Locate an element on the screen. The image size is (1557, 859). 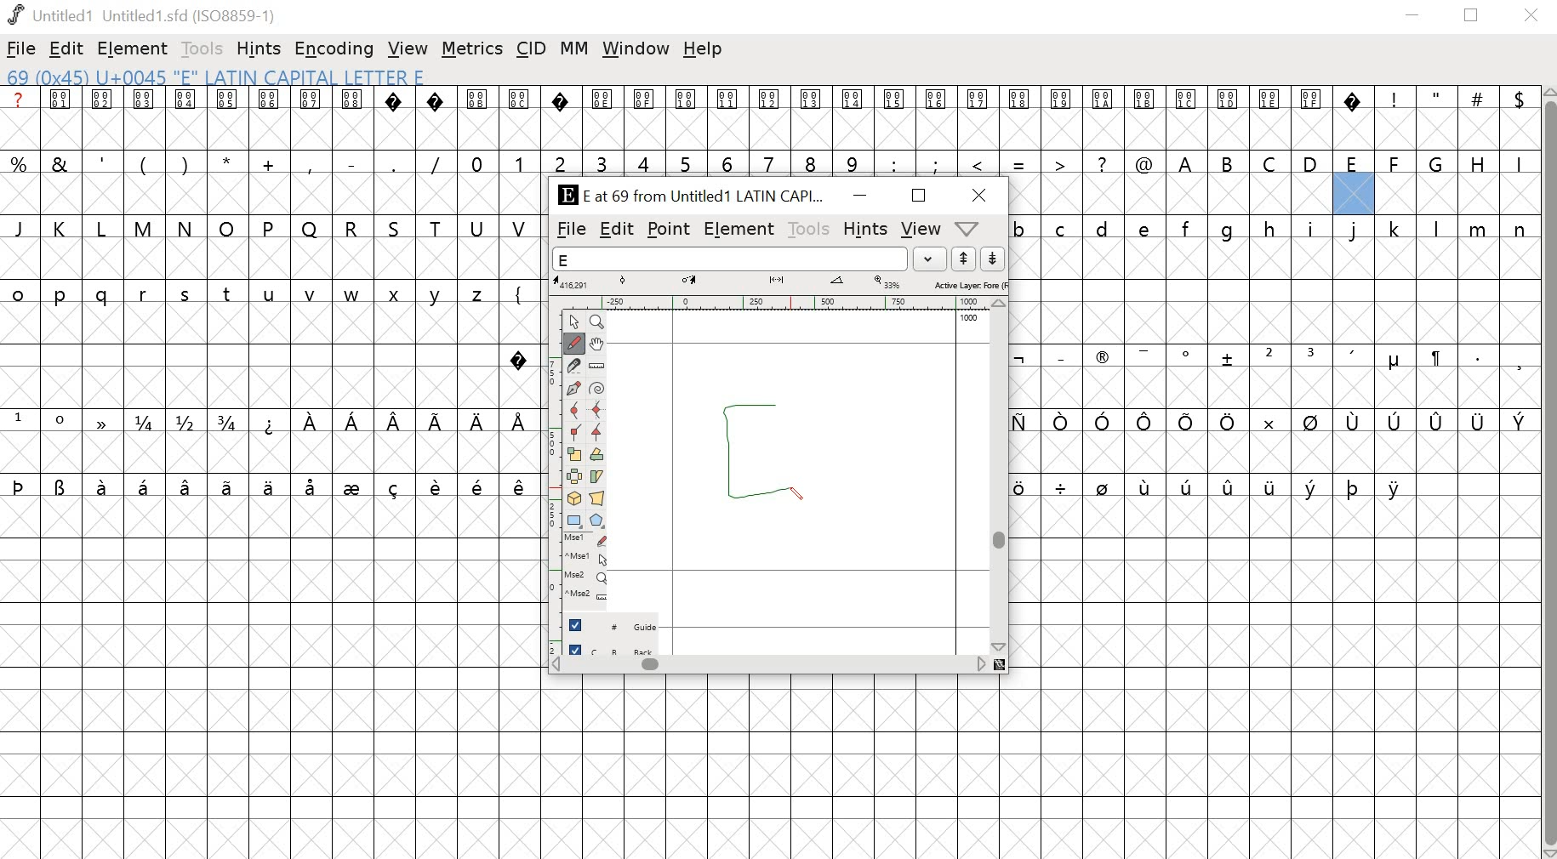
empty cells is located at coordinates (271, 259).